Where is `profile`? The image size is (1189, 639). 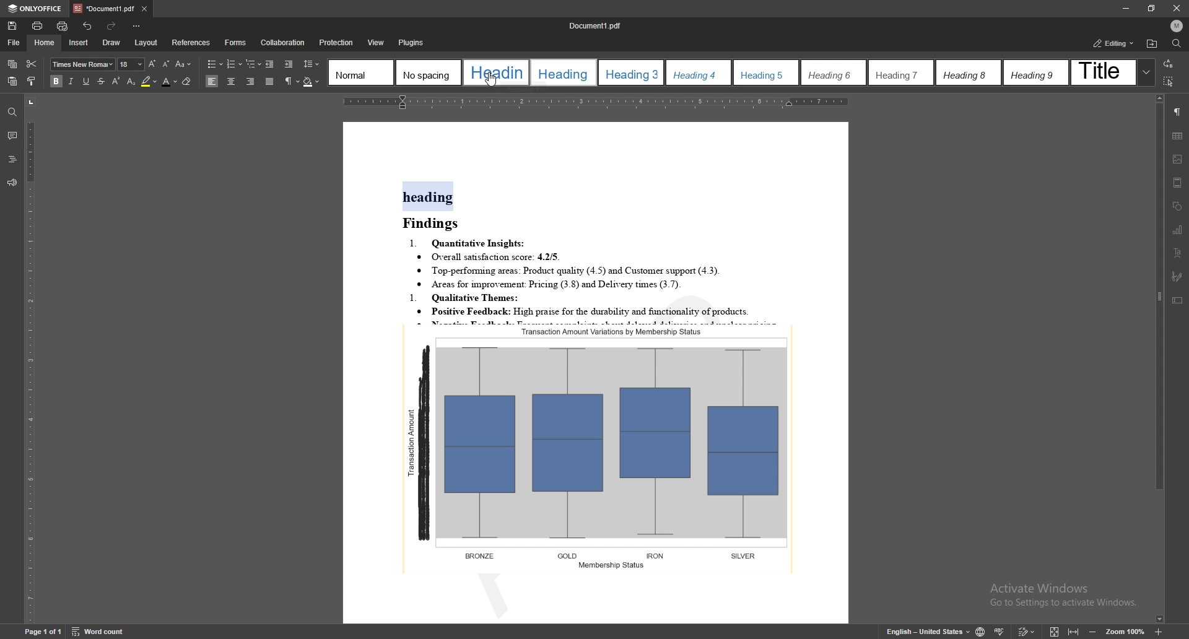 profile is located at coordinates (1177, 26).